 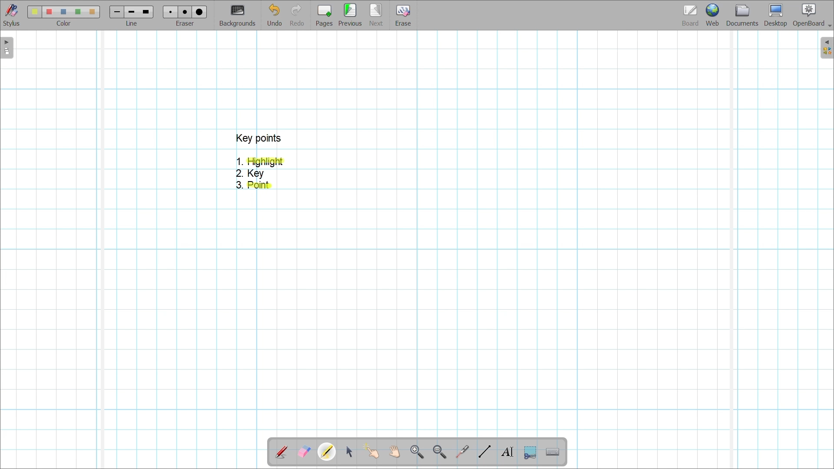 I want to click on Undo, so click(x=275, y=15).